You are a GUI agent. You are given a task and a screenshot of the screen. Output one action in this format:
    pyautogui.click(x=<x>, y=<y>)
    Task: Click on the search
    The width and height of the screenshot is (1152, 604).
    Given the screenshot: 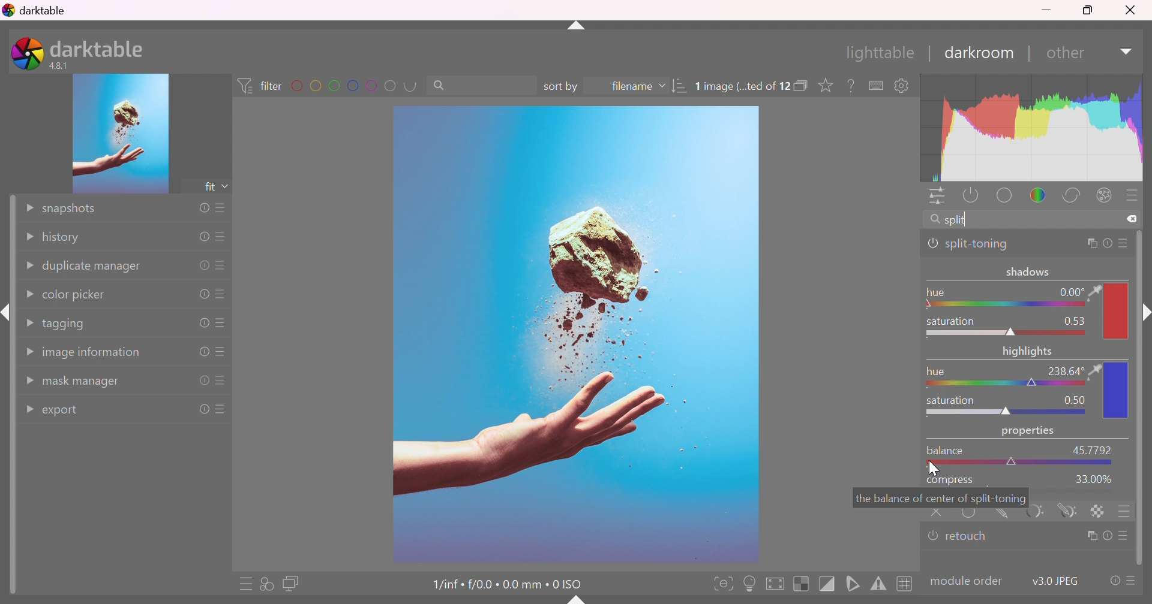 What is the action you would take?
    pyautogui.click(x=467, y=86)
    